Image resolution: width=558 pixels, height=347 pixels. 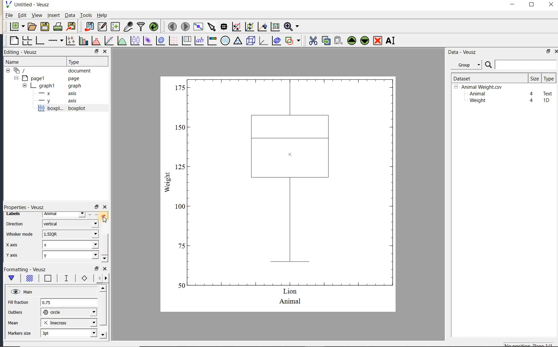 What do you see at coordinates (462, 52) in the screenshot?
I see `Data-Veusz` at bounding box center [462, 52].